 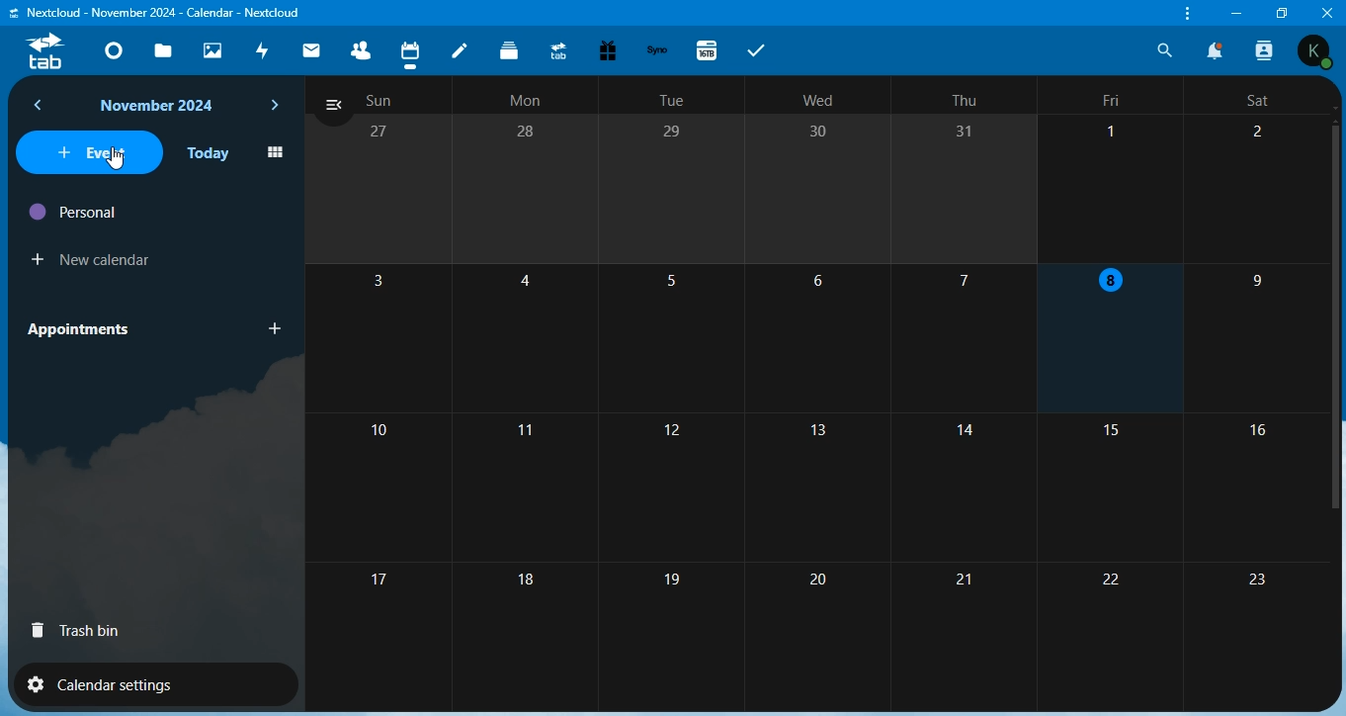 What do you see at coordinates (42, 106) in the screenshot?
I see `back` at bounding box center [42, 106].